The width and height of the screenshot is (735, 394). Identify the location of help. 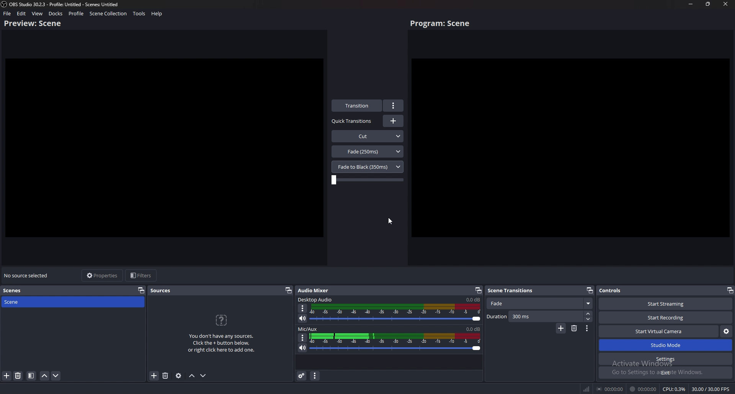
(157, 14).